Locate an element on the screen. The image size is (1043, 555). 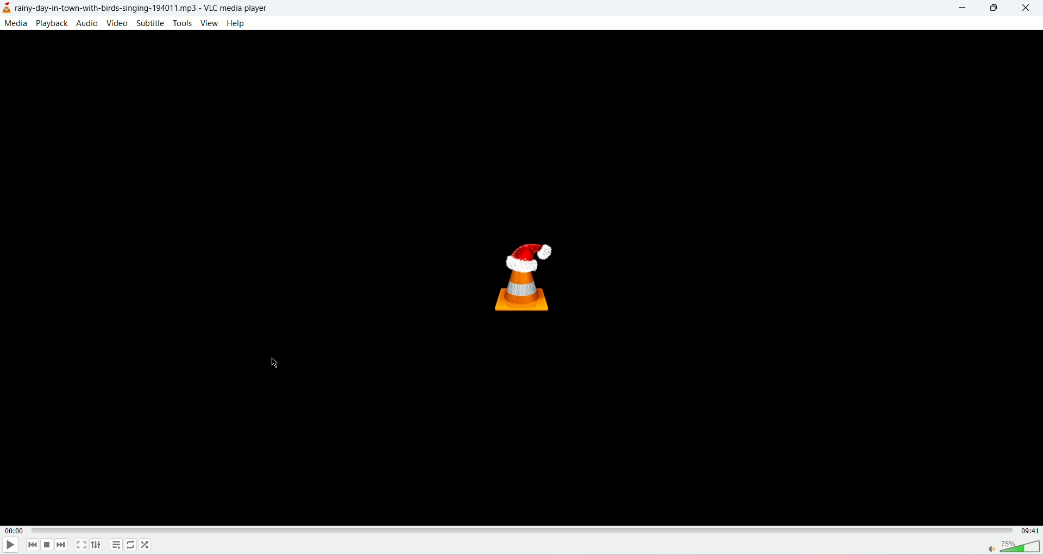
loop is located at coordinates (132, 545).